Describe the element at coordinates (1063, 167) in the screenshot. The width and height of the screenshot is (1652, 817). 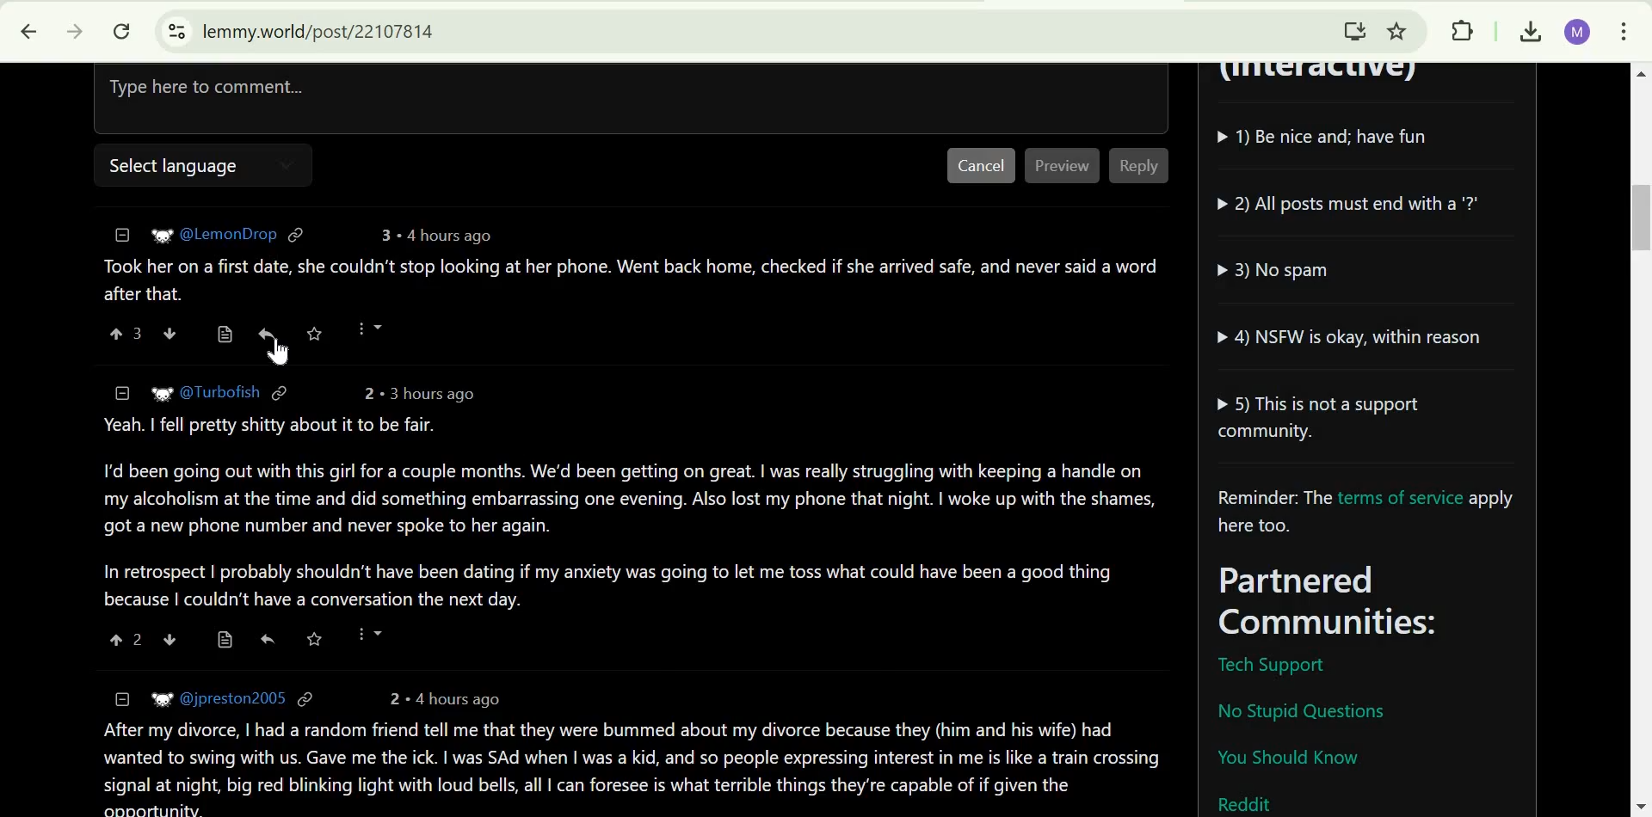
I see `Preview` at that location.